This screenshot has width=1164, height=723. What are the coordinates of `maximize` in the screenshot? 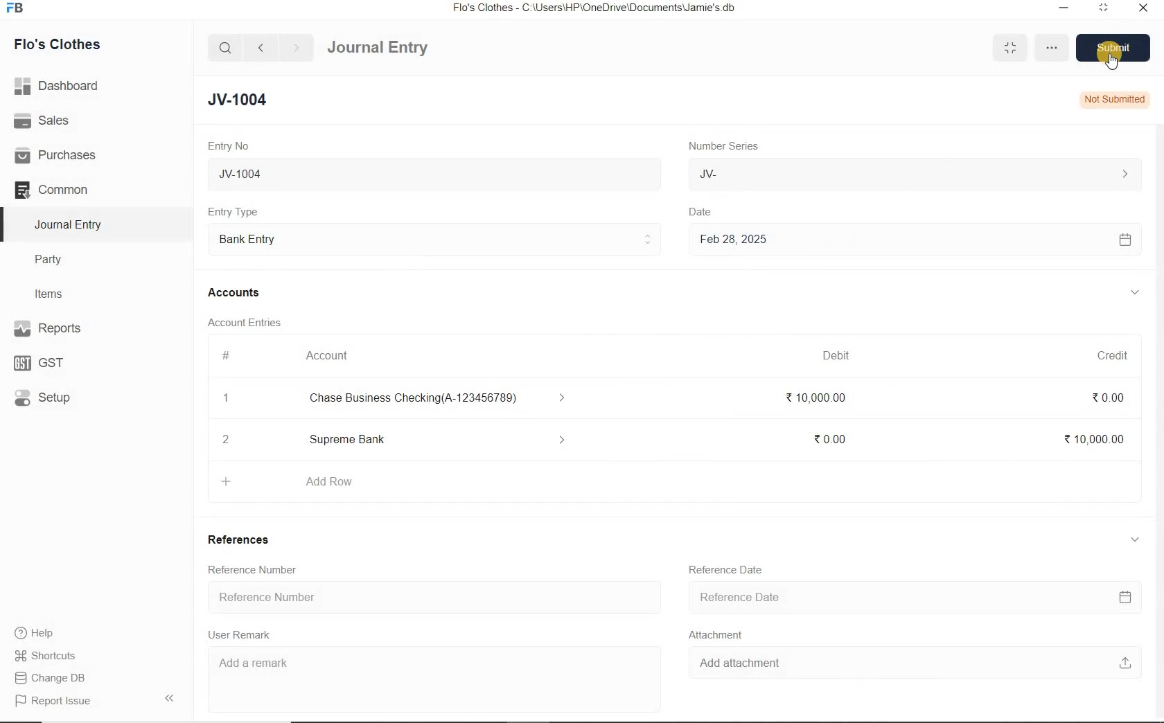 It's located at (1104, 7).